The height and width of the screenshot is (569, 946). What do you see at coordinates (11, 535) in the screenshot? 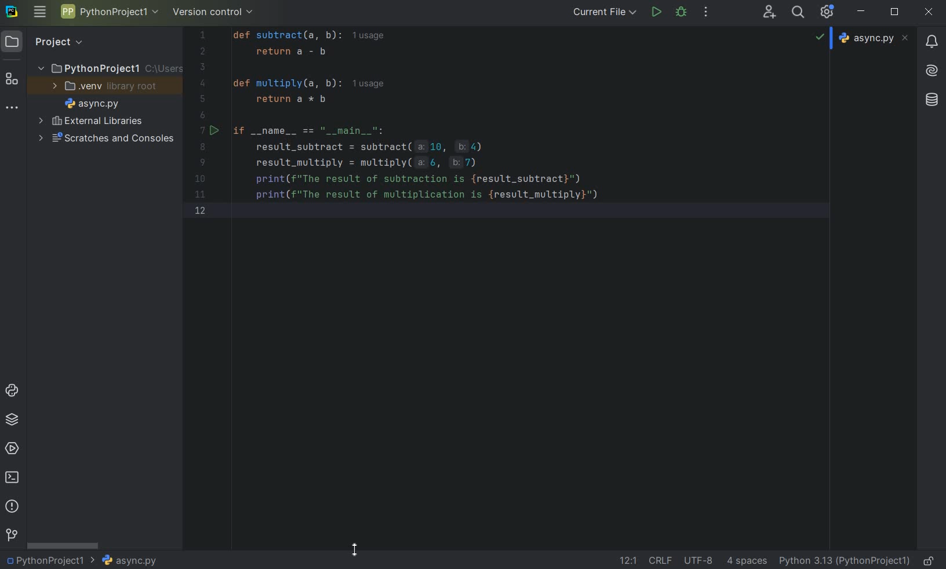
I see `git` at bounding box center [11, 535].